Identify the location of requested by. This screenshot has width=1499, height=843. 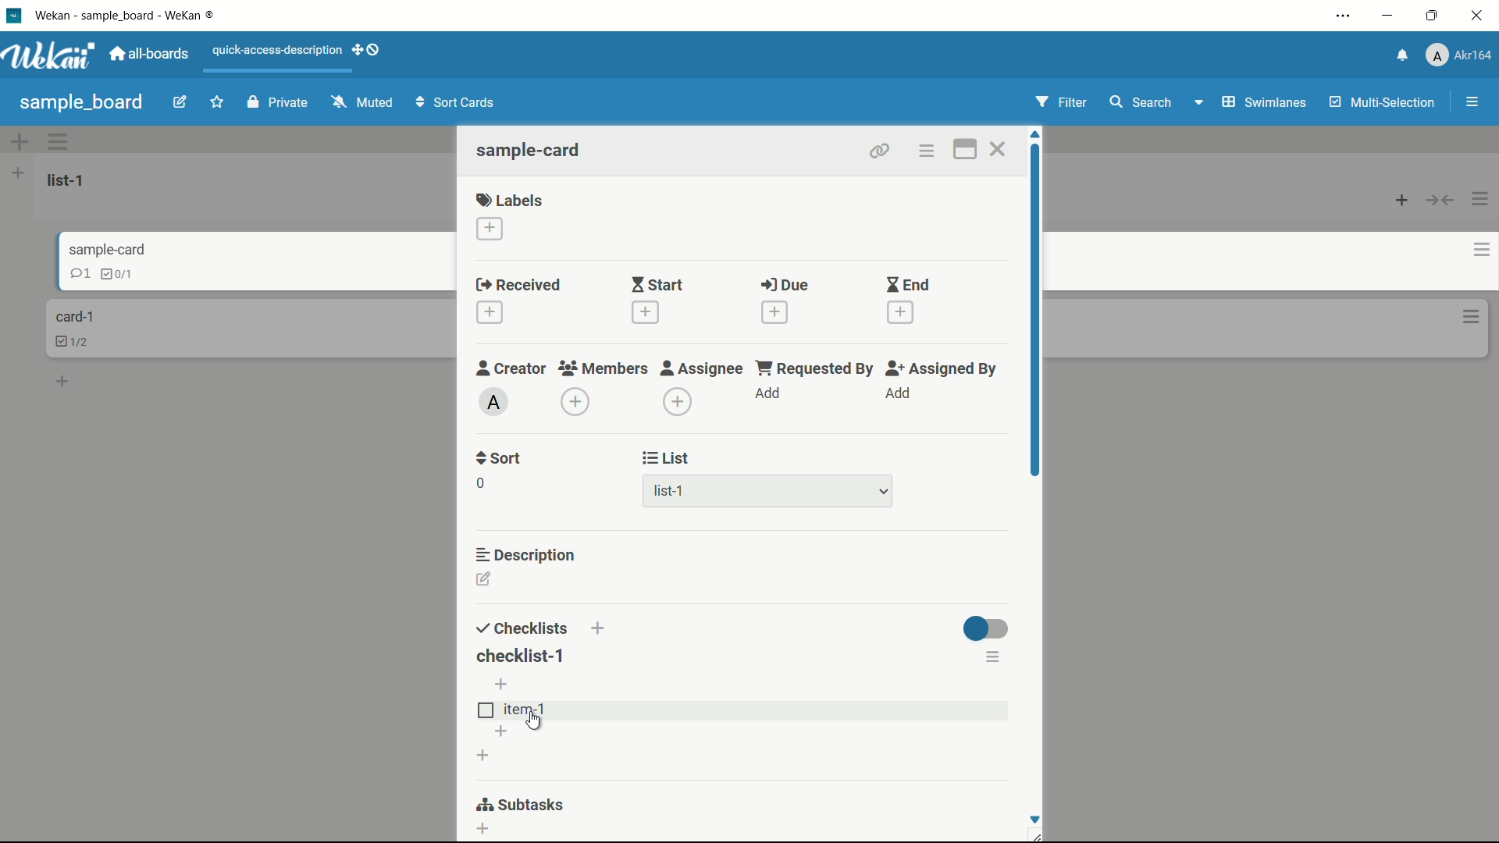
(817, 368).